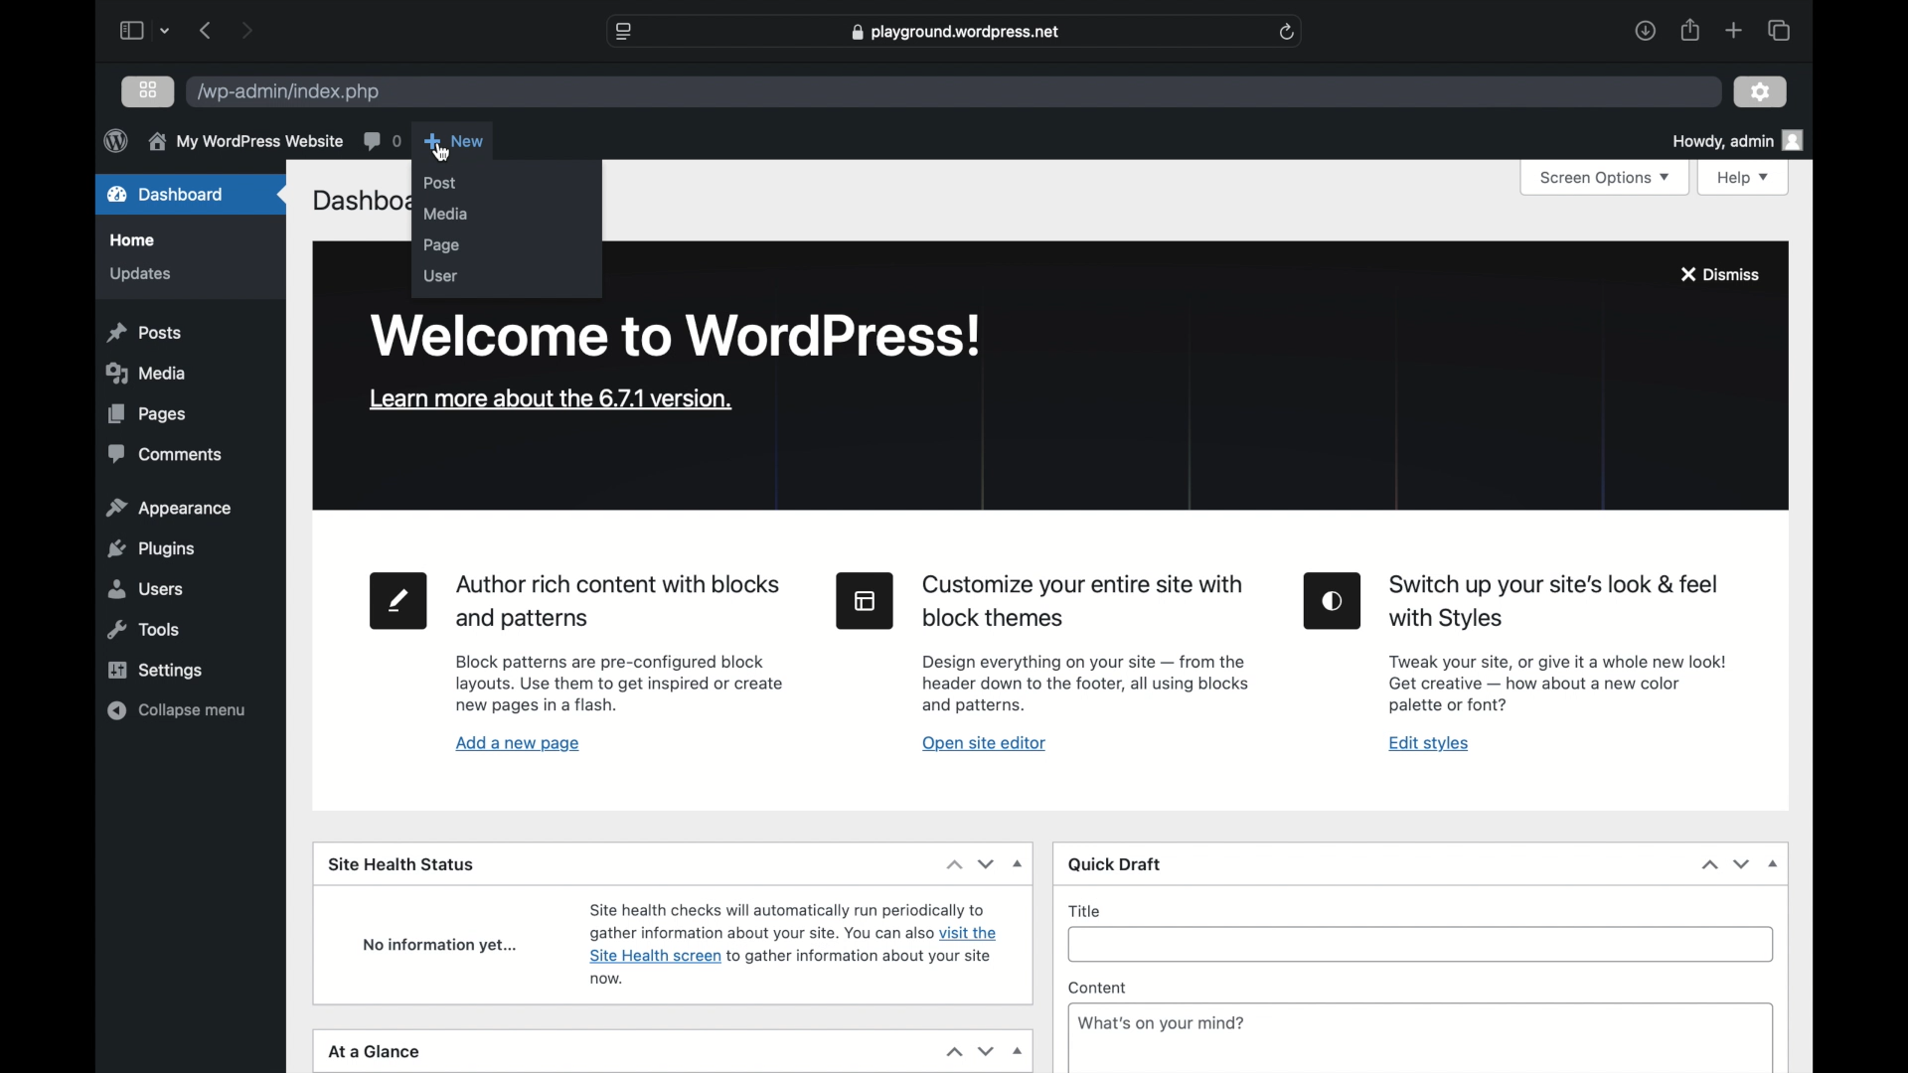  I want to click on website settings, so click(627, 32).